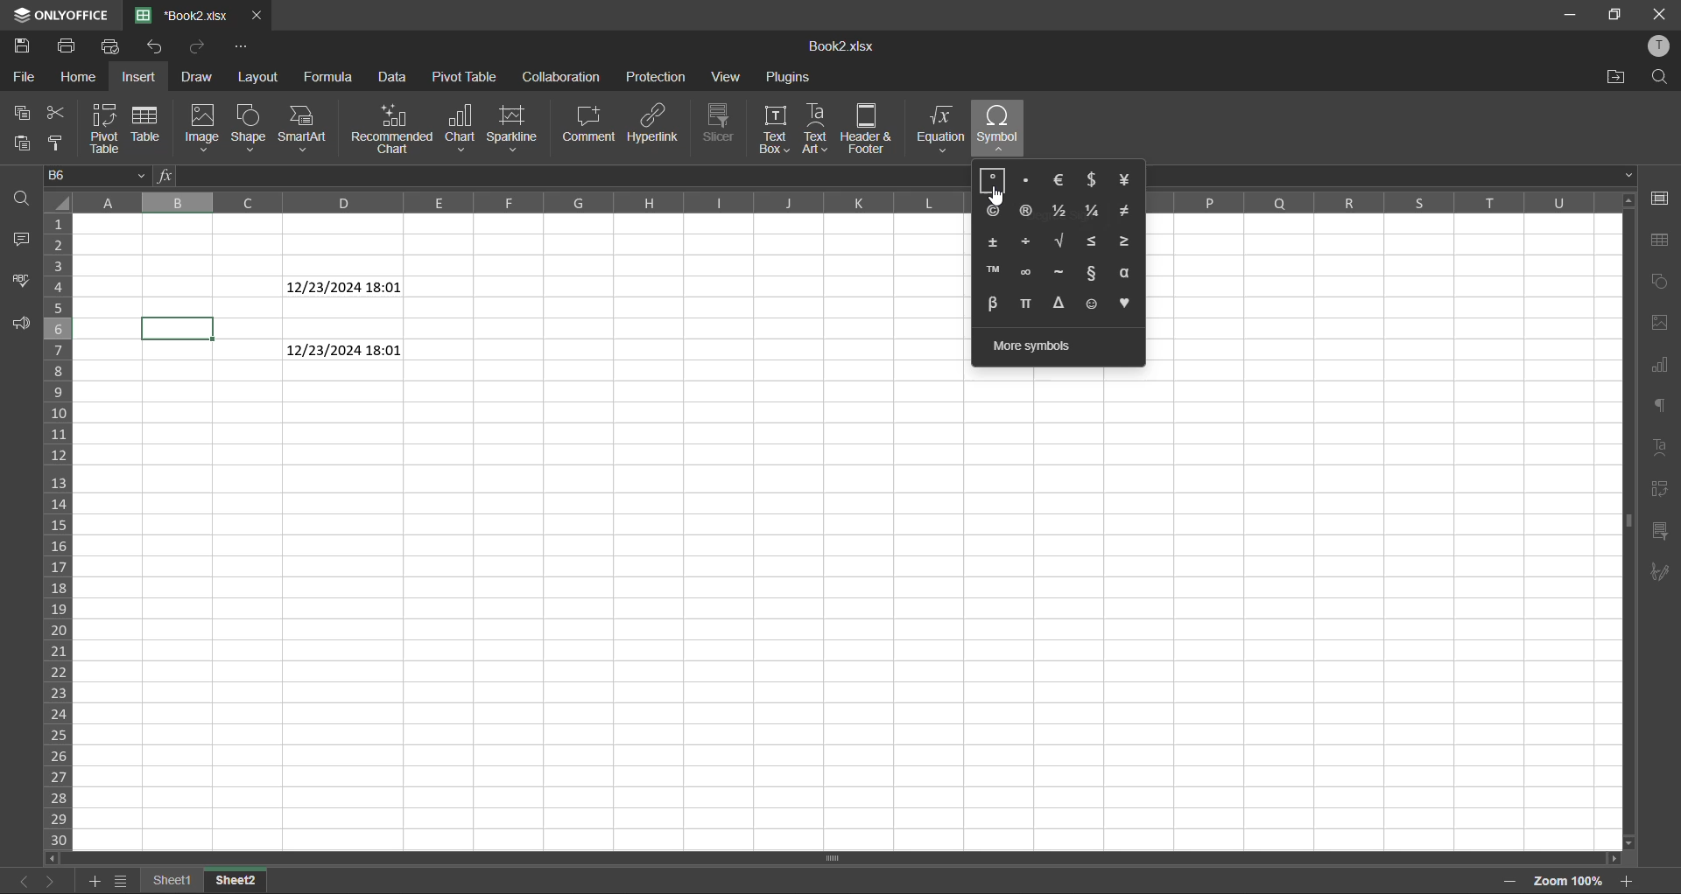 The height and width of the screenshot is (894, 1681). I want to click on trade mark sign, so click(993, 271).